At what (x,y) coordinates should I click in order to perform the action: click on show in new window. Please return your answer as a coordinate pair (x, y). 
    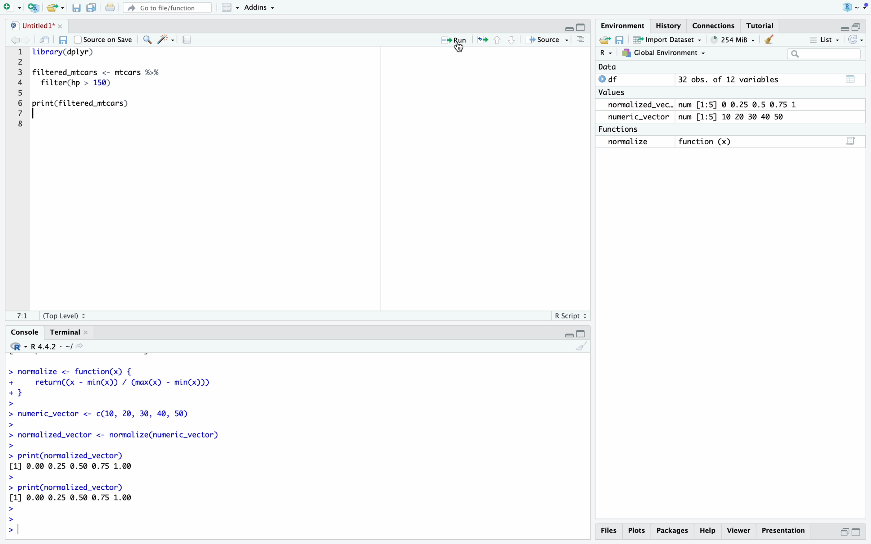
    Looking at the image, I should click on (43, 40).